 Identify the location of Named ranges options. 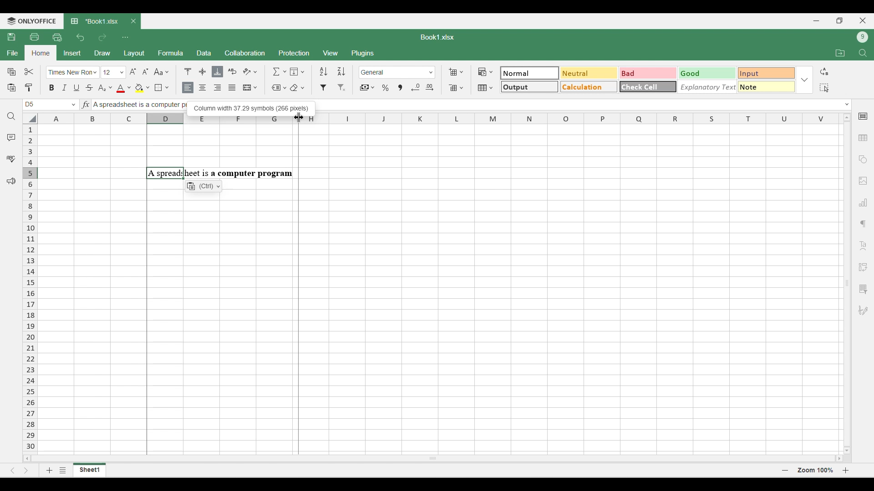
(279, 88).